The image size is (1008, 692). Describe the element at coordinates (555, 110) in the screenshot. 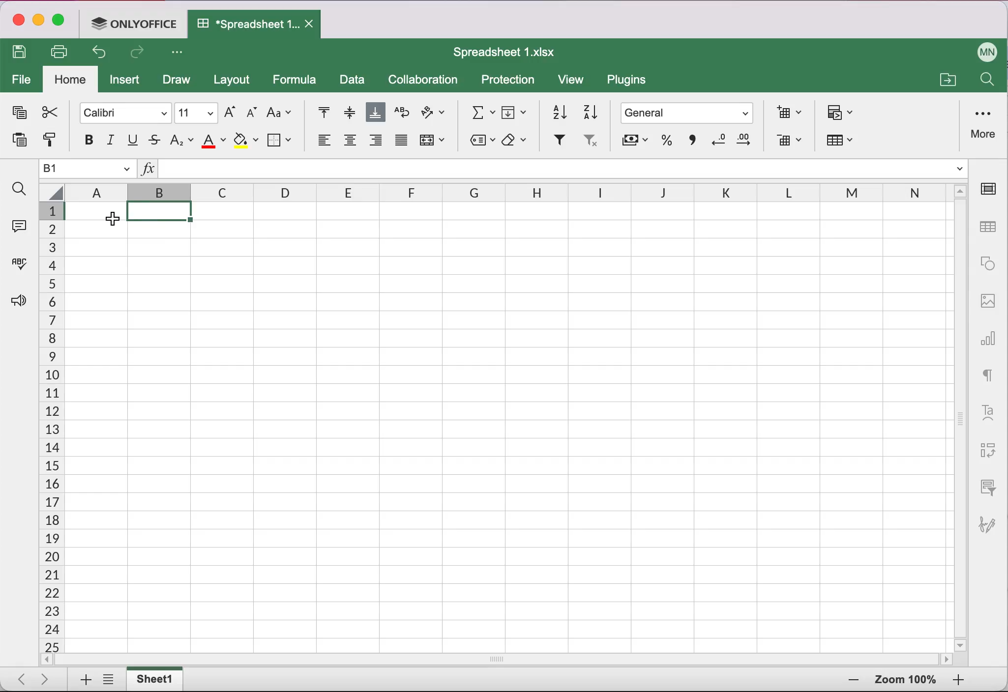

I see `sort ascending` at that location.